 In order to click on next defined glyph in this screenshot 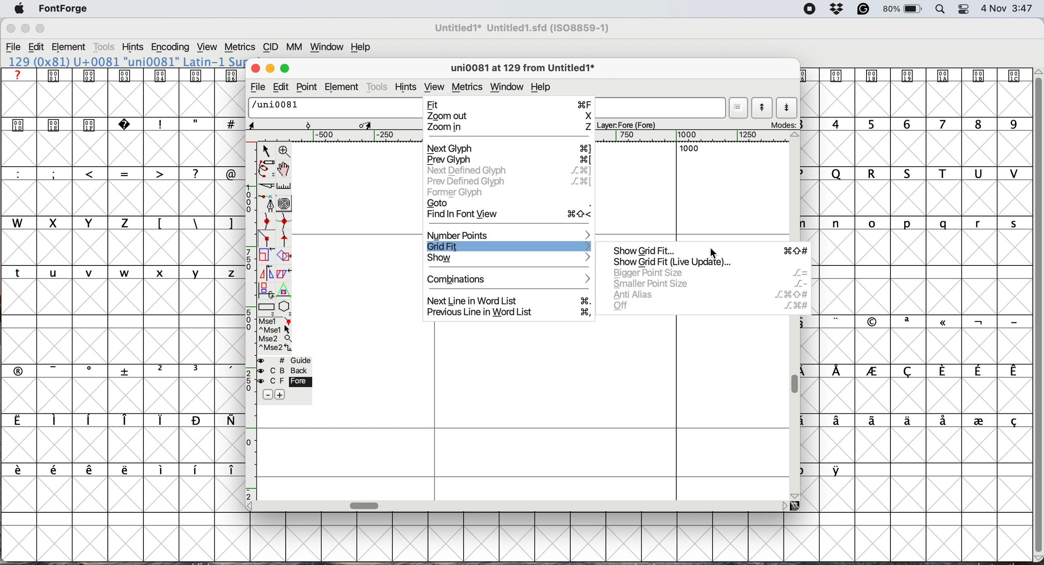, I will do `click(508, 171)`.